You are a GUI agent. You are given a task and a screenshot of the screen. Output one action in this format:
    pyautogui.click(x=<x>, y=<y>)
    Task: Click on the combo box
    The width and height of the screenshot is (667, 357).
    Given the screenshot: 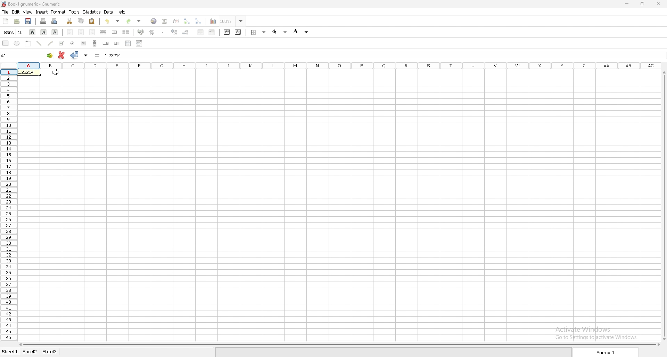 What is the action you would take?
    pyautogui.click(x=139, y=43)
    